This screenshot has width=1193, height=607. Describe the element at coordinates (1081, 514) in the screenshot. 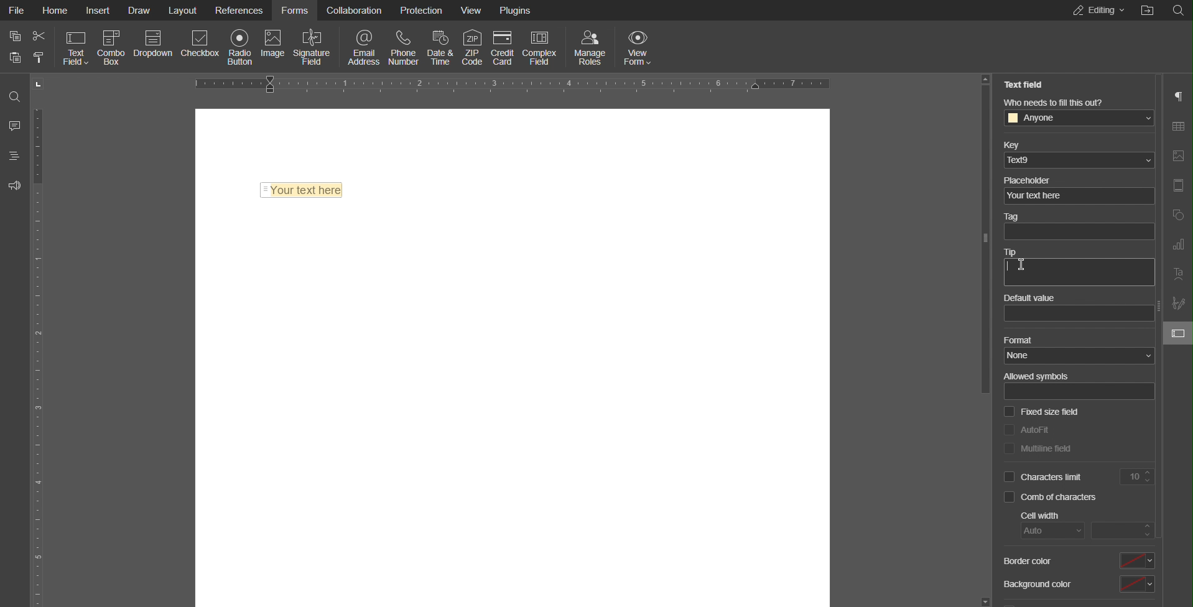

I see `Cell Width` at that location.